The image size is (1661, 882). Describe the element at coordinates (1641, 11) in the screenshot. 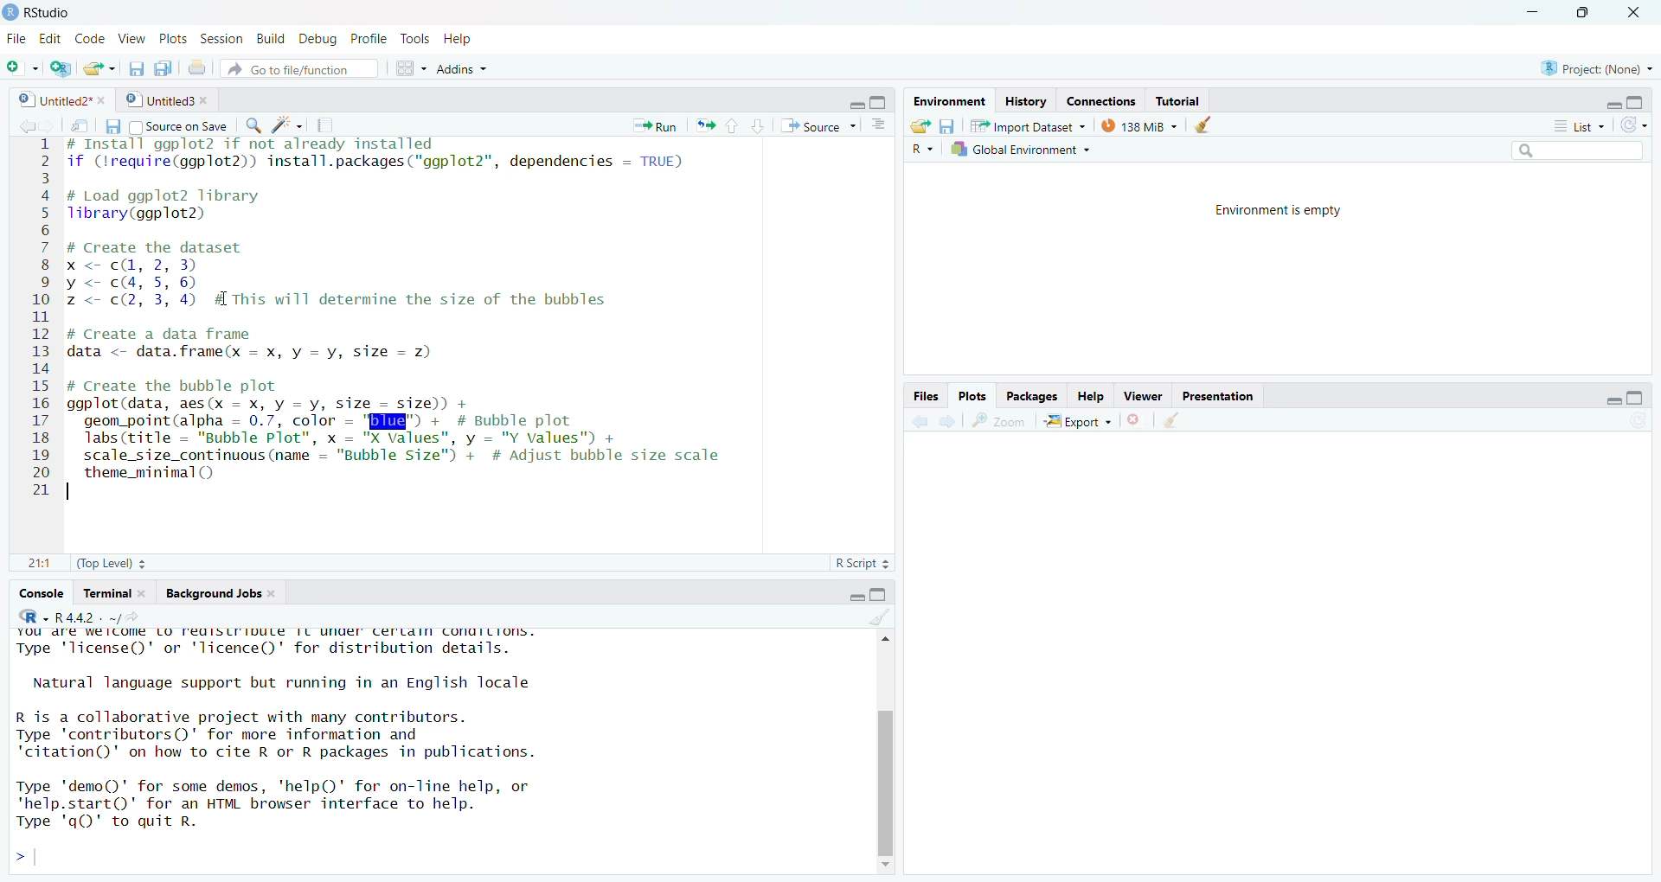

I see `Close` at that location.